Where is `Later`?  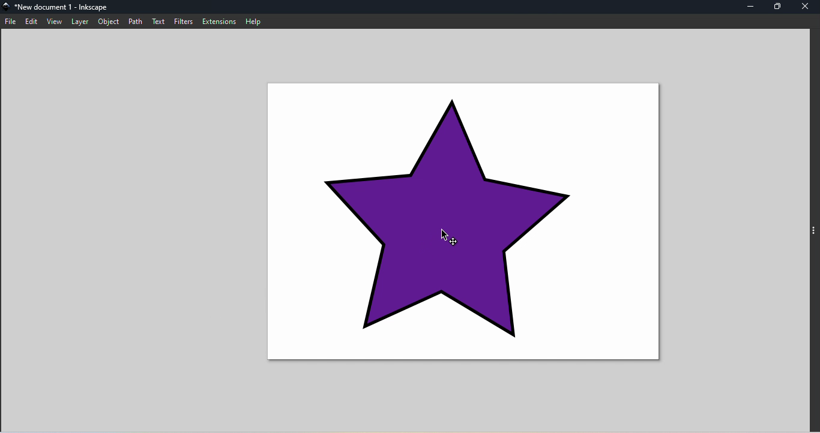 Later is located at coordinates (78, 22).